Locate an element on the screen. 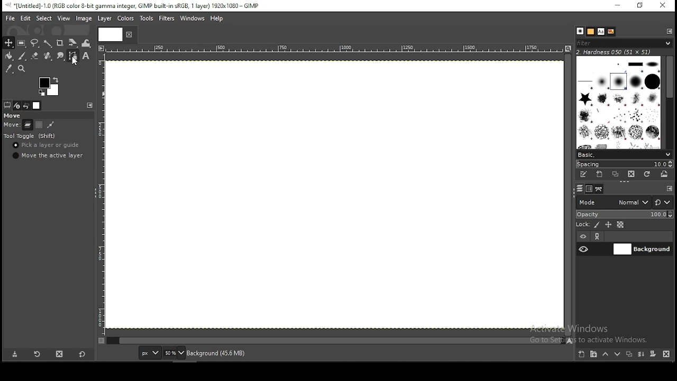  move path is located at coordinates (51, 125).